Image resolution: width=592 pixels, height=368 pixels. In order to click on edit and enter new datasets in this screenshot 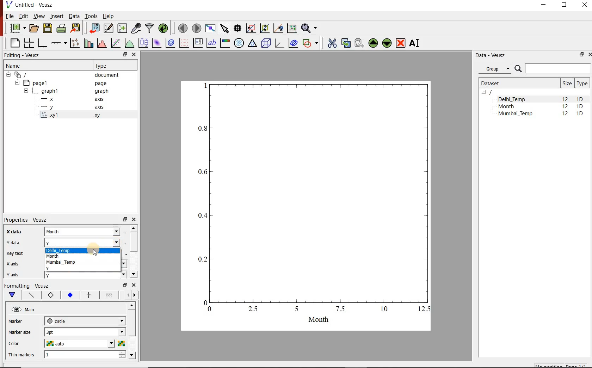, I will do `click(108, 28)`.